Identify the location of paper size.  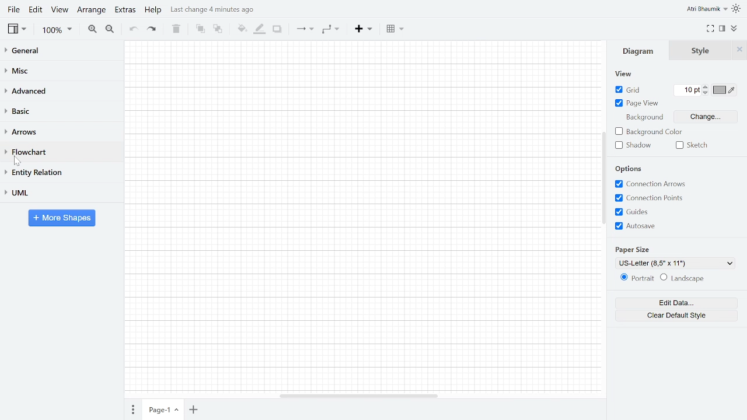
(636, 249).